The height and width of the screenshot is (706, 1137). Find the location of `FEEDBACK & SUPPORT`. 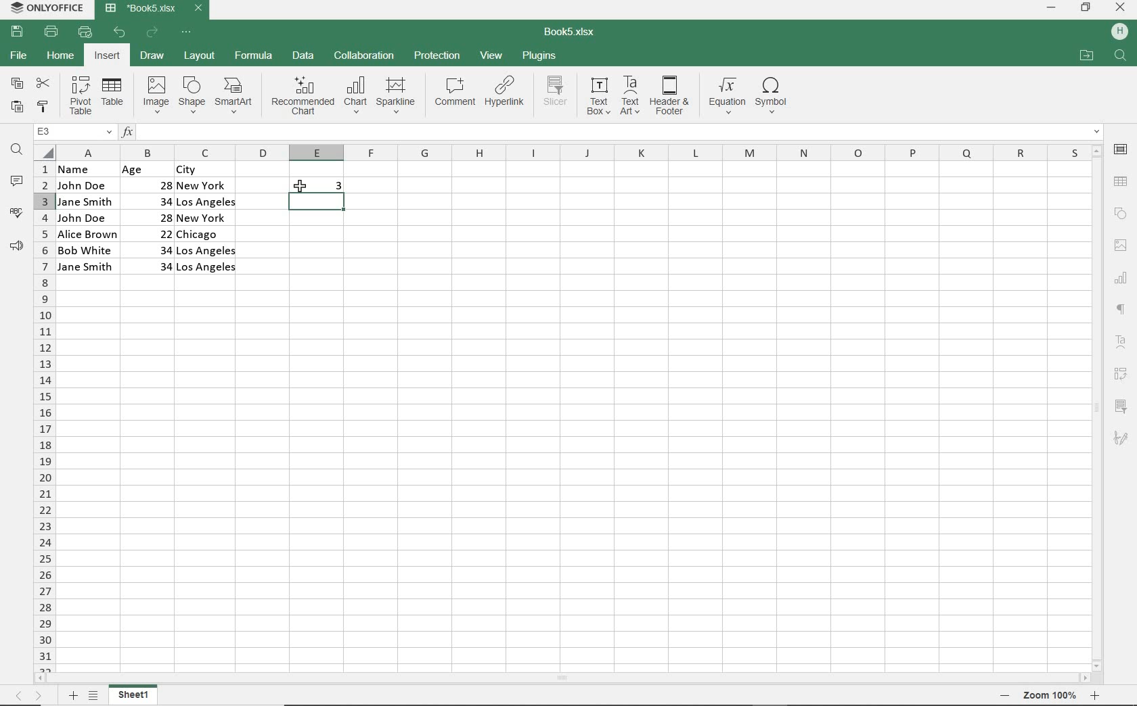

FEEDBACK & SUPPORT is located at coordinates (16, 246).